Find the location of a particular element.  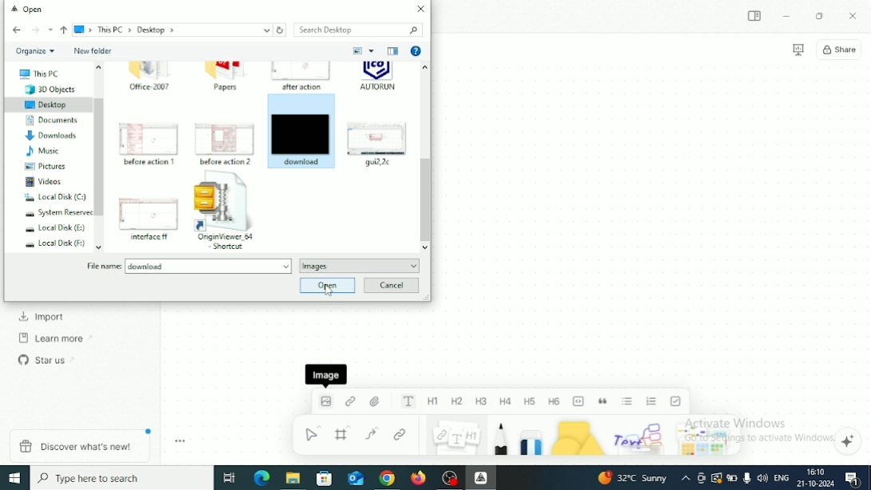

Microsoft Edge is located at coordinates (260, 479).